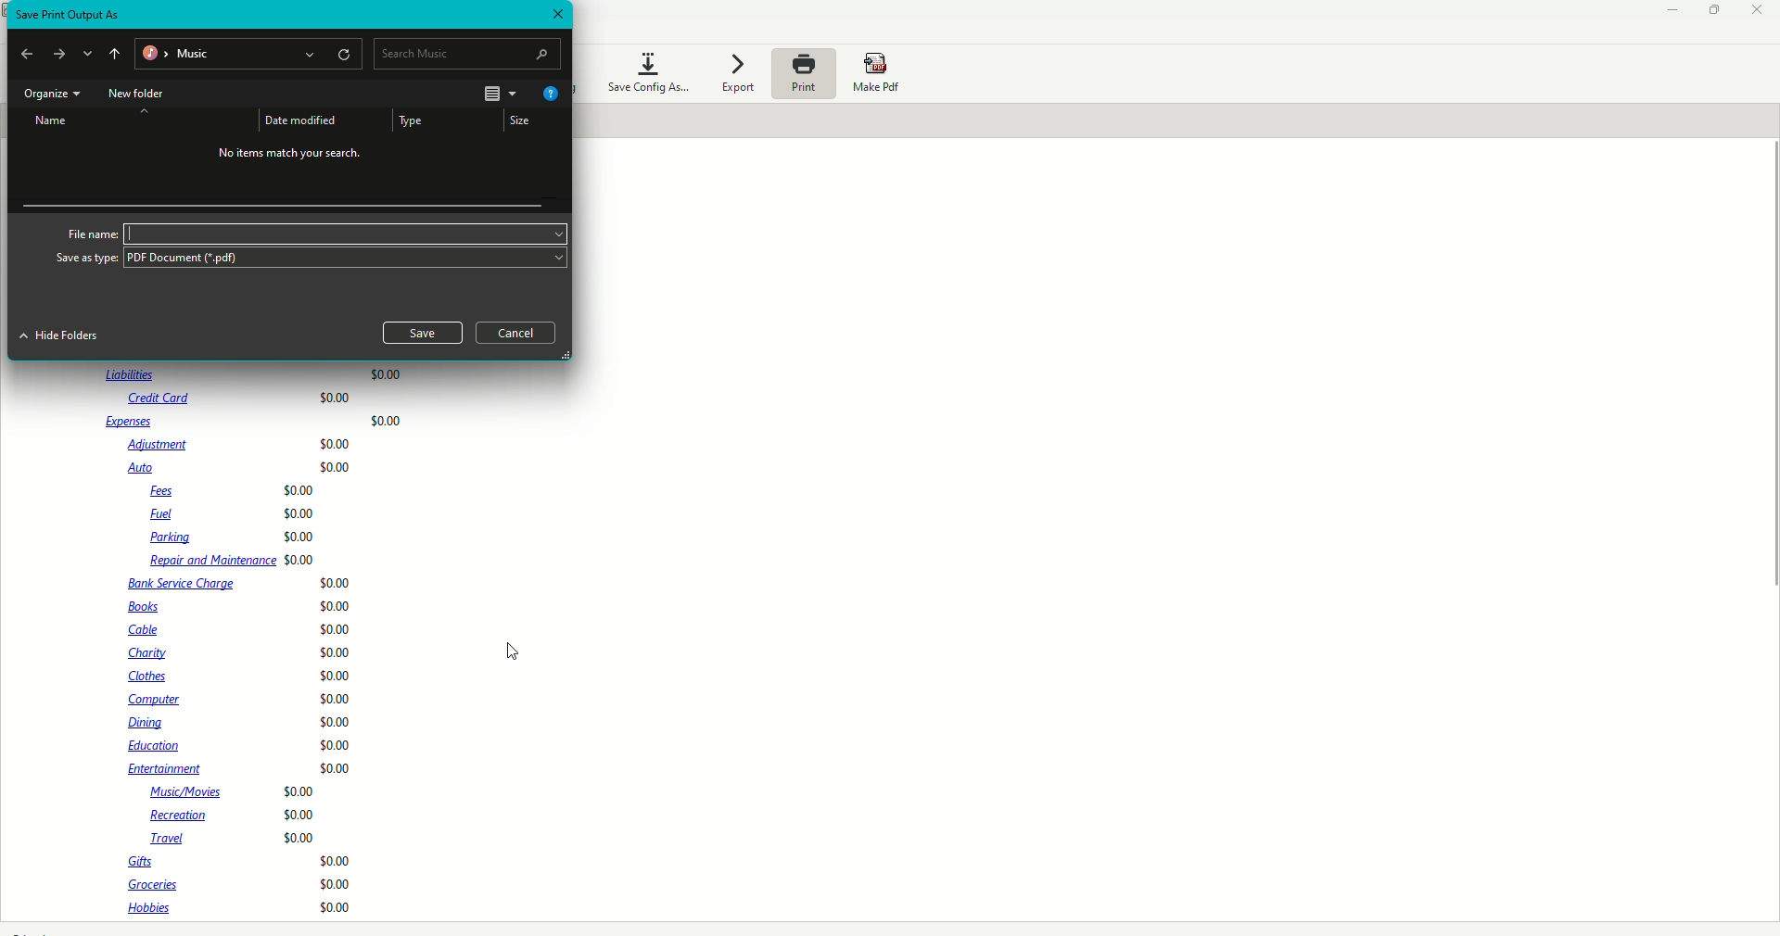 Image resolution: width=1780 pixels, height=936 pixels. Describe the element at coordinates (518, 120) in the screenshot. I see `Size` at that location.